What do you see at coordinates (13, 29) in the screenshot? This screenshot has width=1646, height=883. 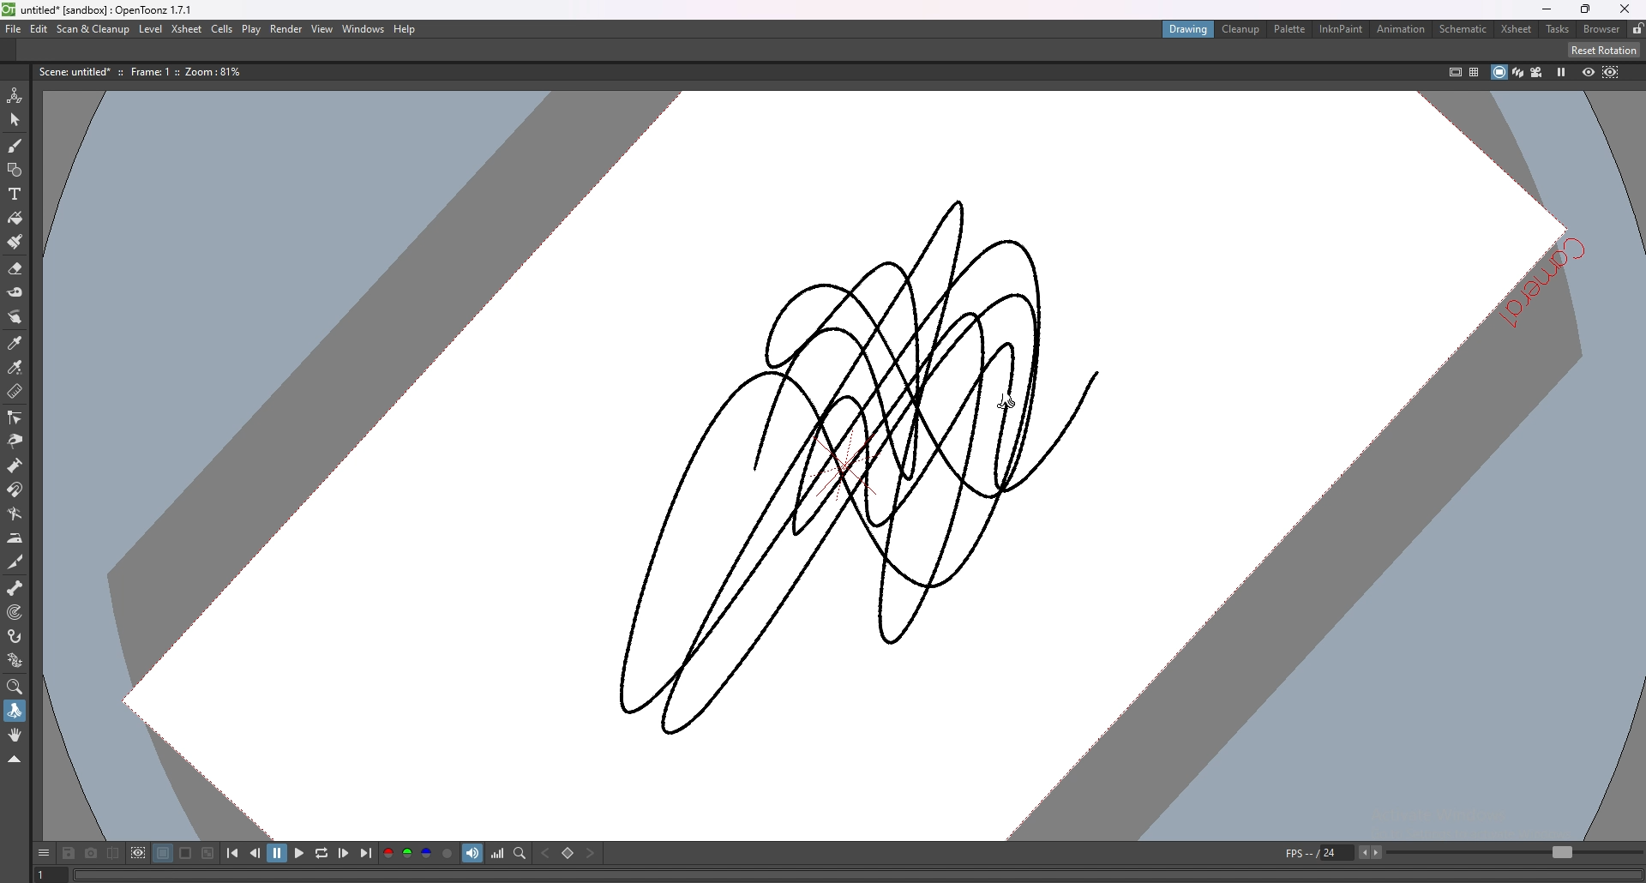 I see `file` at bounding box center [13, 29].